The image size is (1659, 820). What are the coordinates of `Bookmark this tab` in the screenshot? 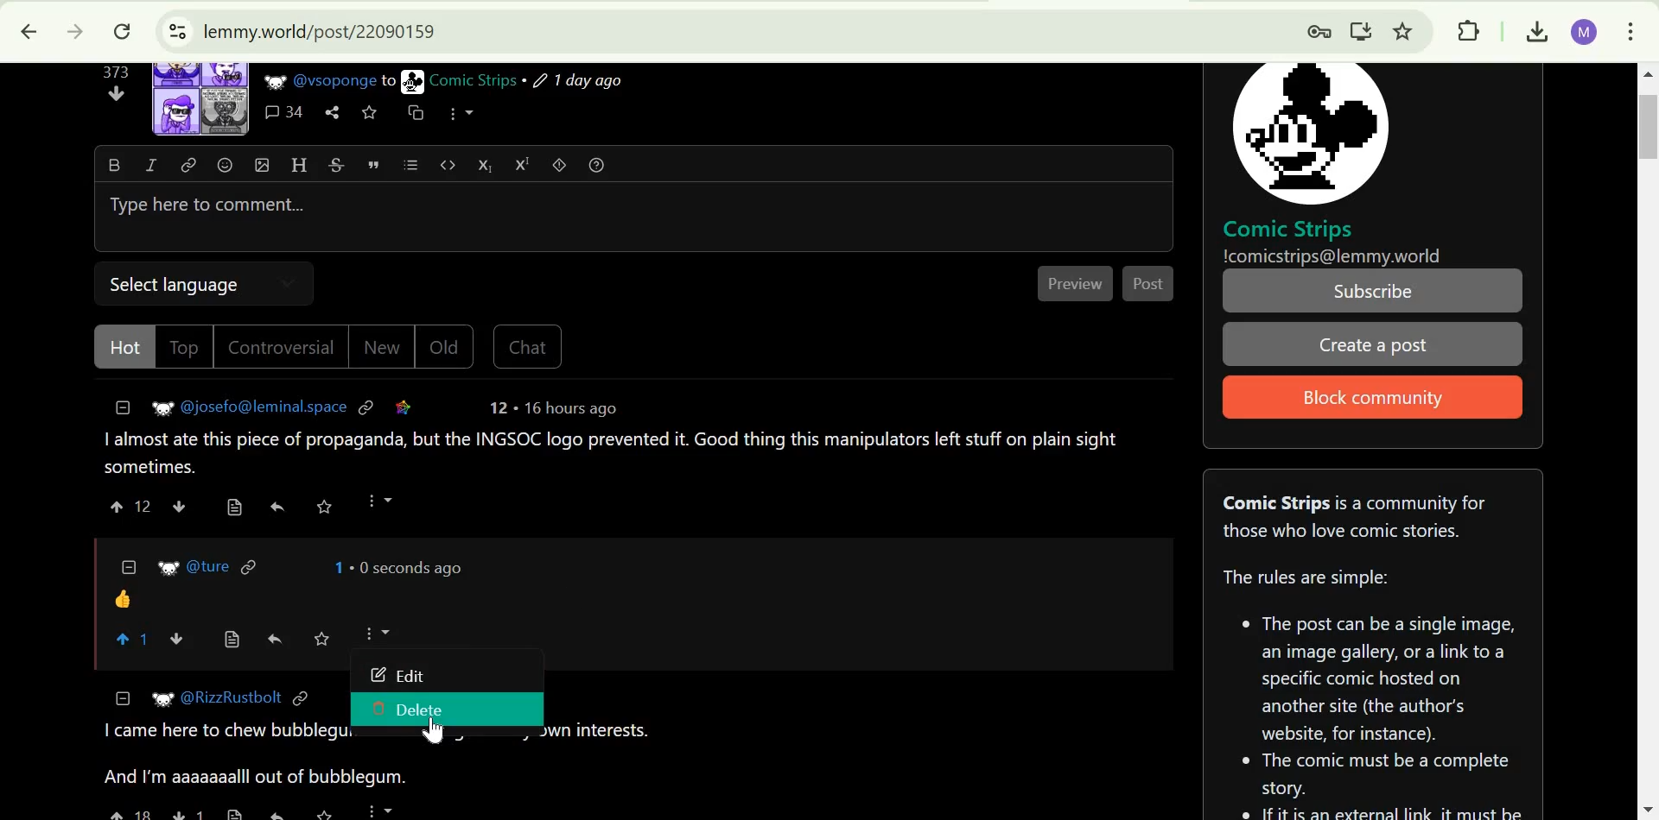 It's located at (1404, 30).